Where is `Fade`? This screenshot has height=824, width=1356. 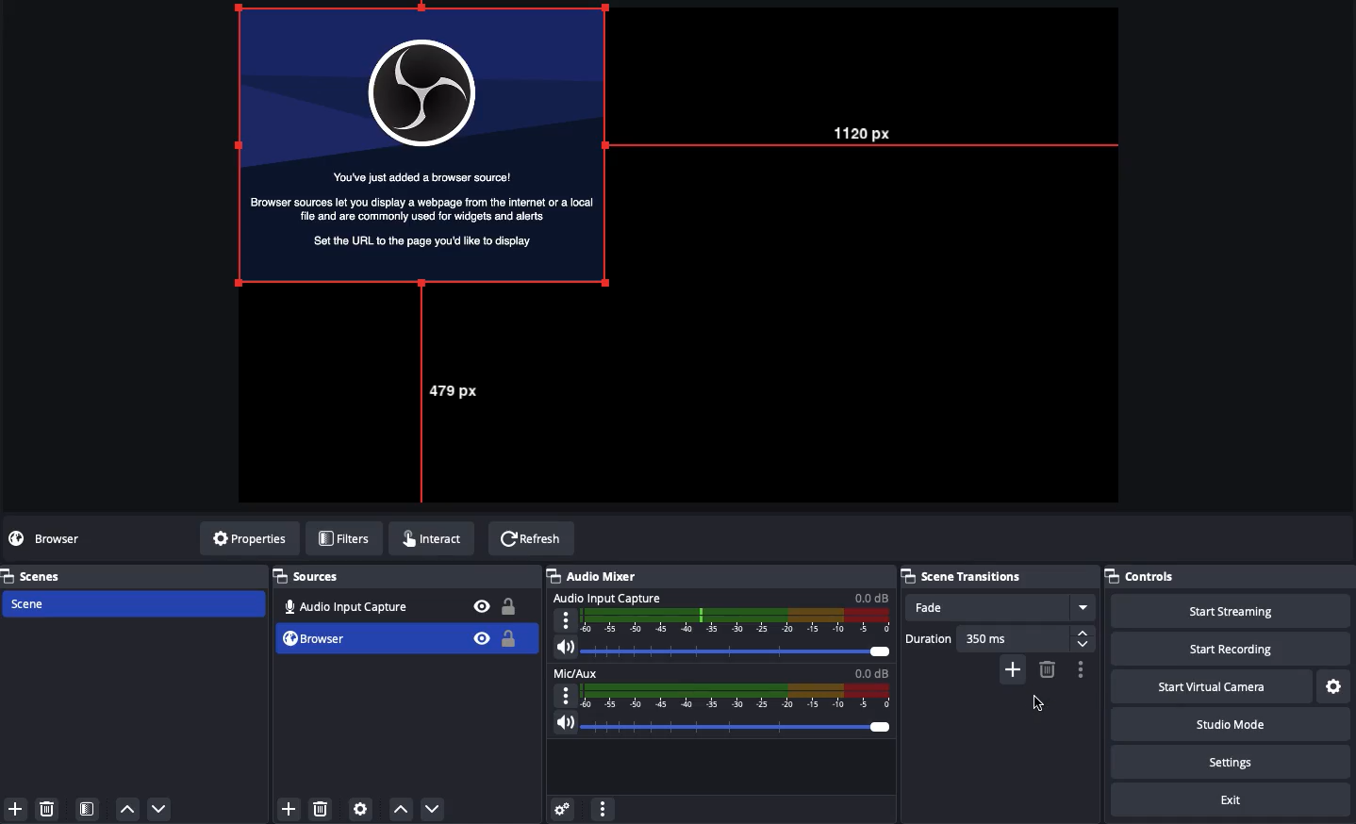
Fade is located at coordinates (1000, 607).